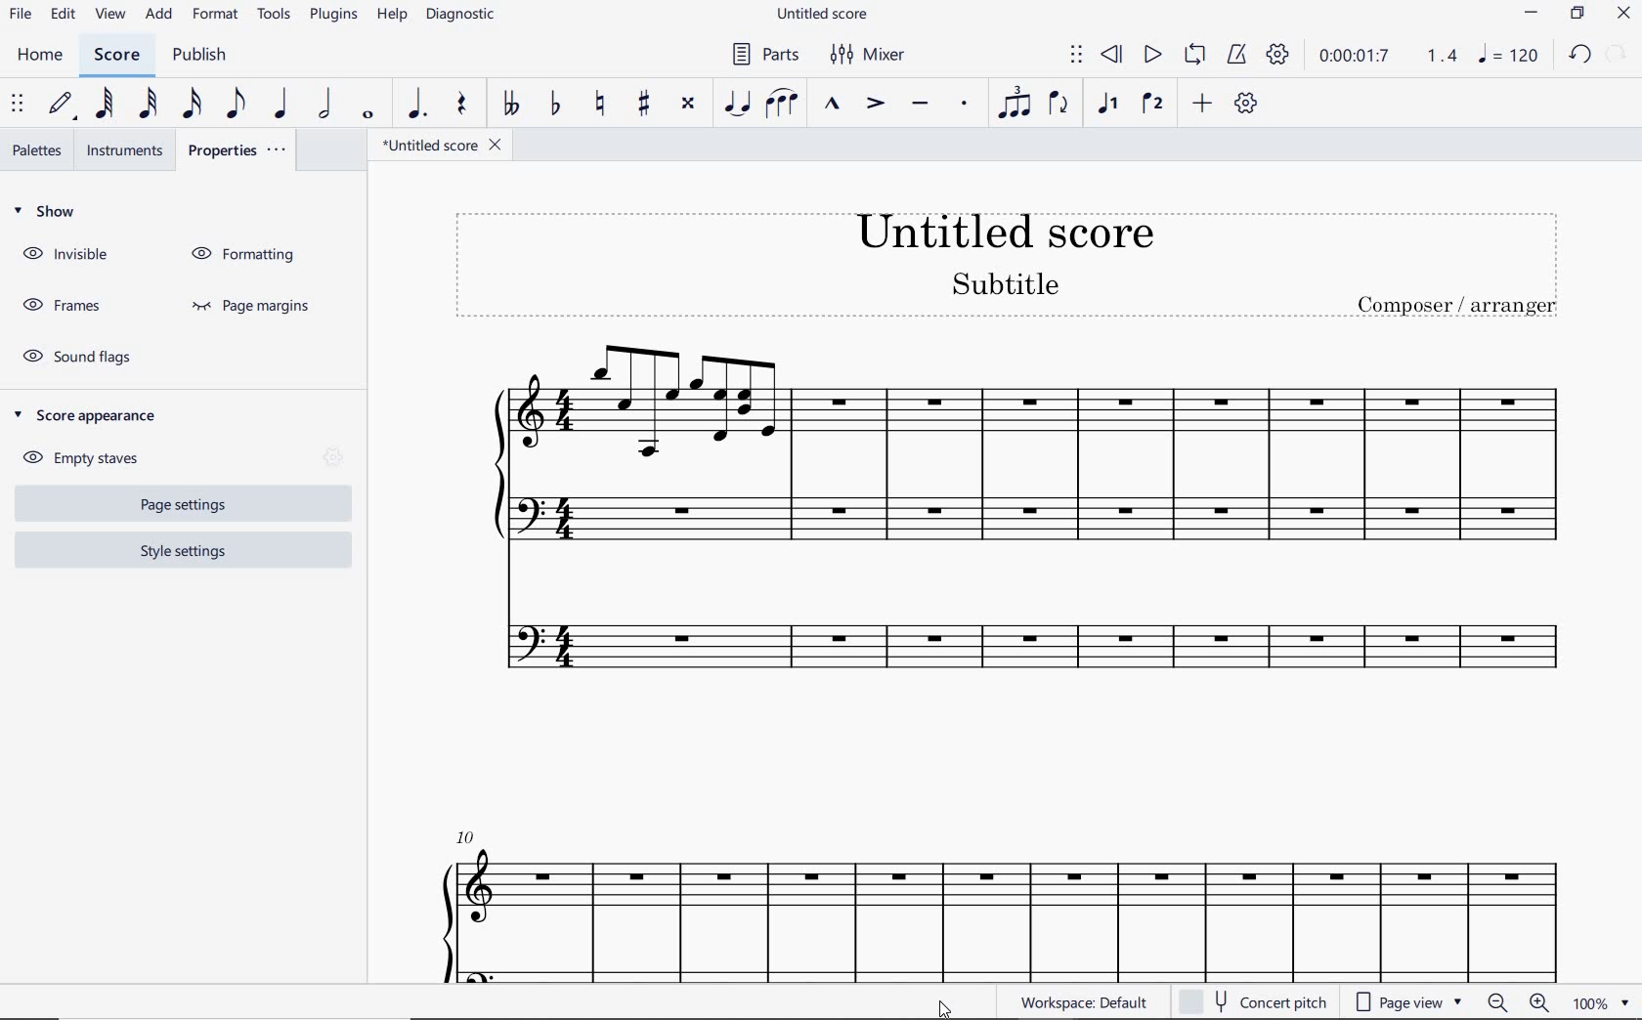 The image size is (1642, 1020). I want to click on WHOLE NOTE, so click(367, 115).